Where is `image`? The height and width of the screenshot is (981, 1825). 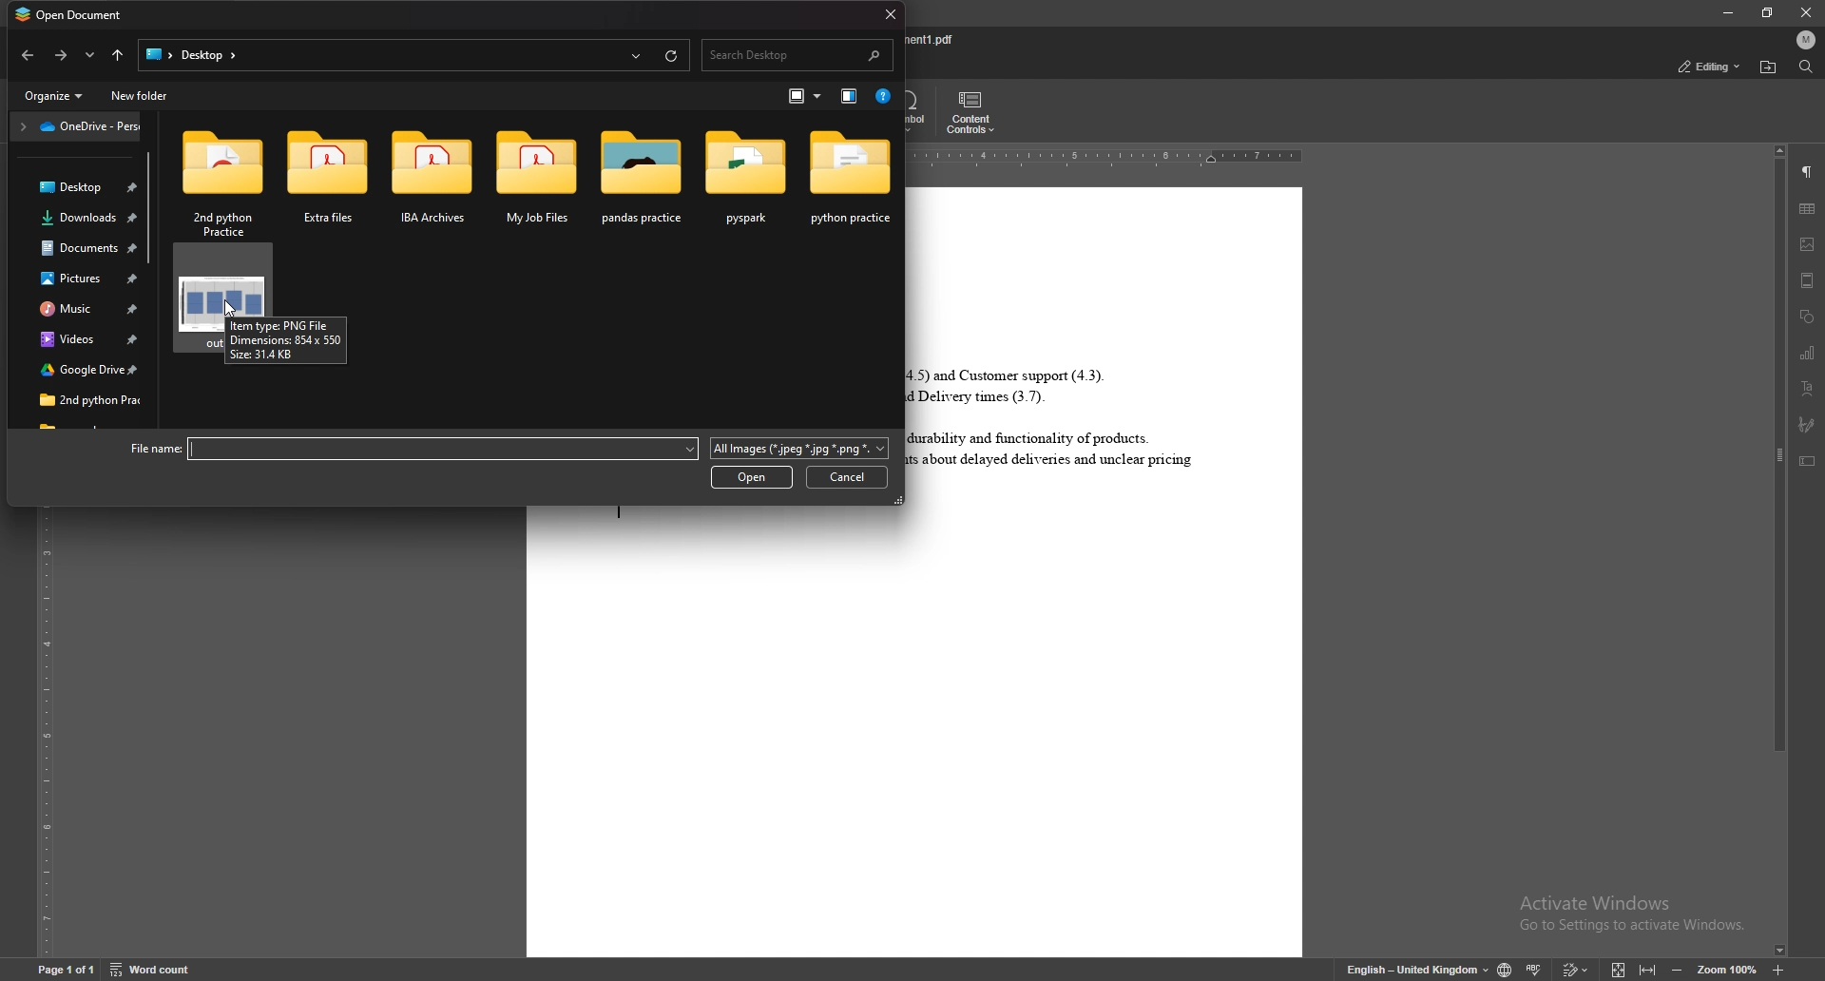 image is located at coordinates (1809, 244).